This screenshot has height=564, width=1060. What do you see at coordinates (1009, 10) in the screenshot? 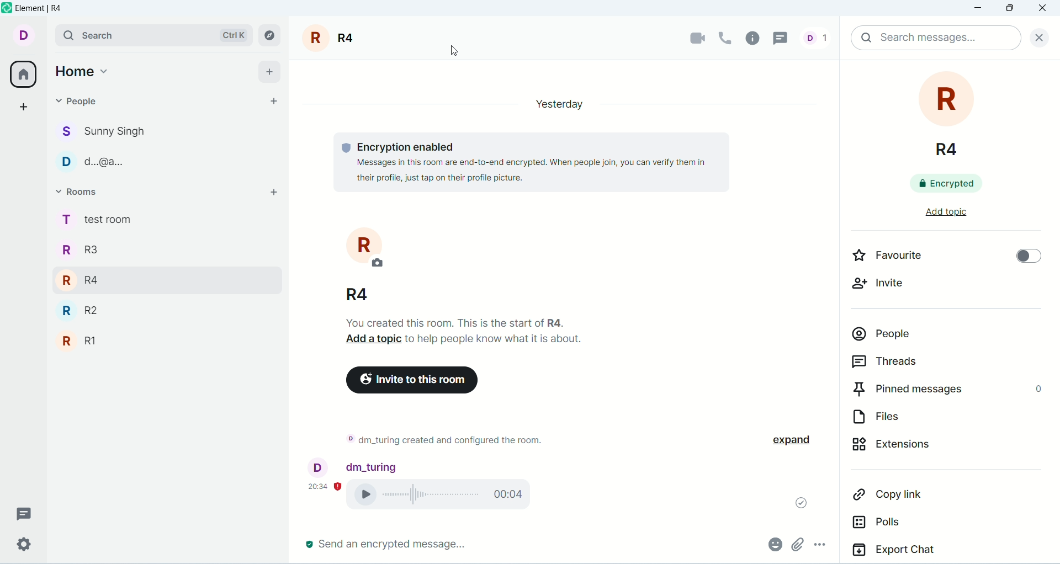
I see `maximize` at bounding box center [1009, 10].